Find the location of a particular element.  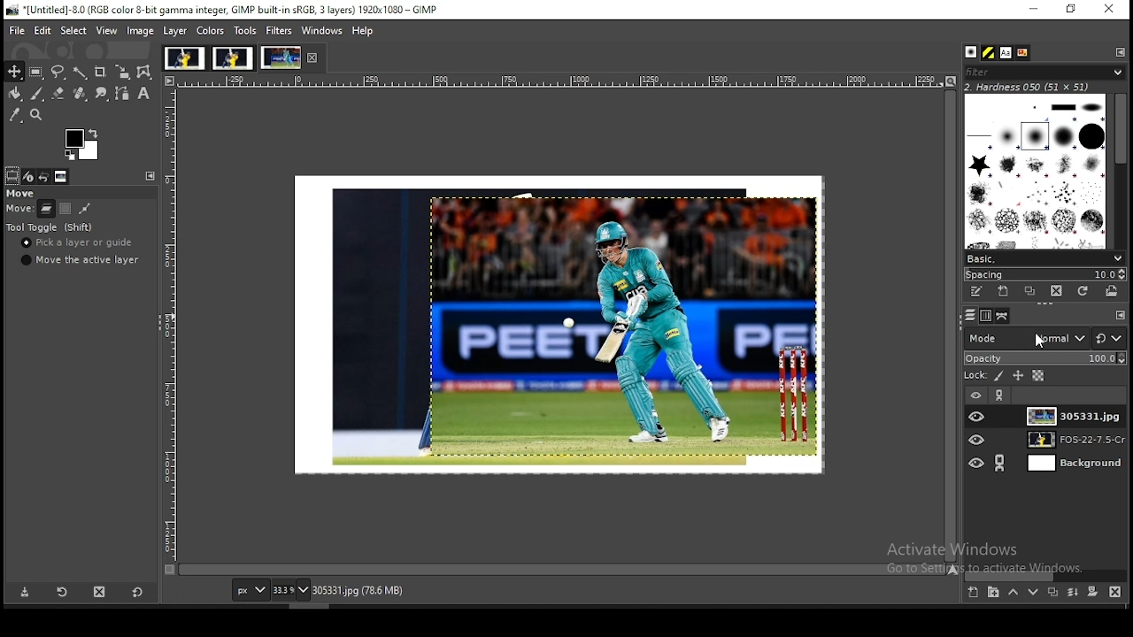

refresh brushes is located at coordinates (1083, 291).